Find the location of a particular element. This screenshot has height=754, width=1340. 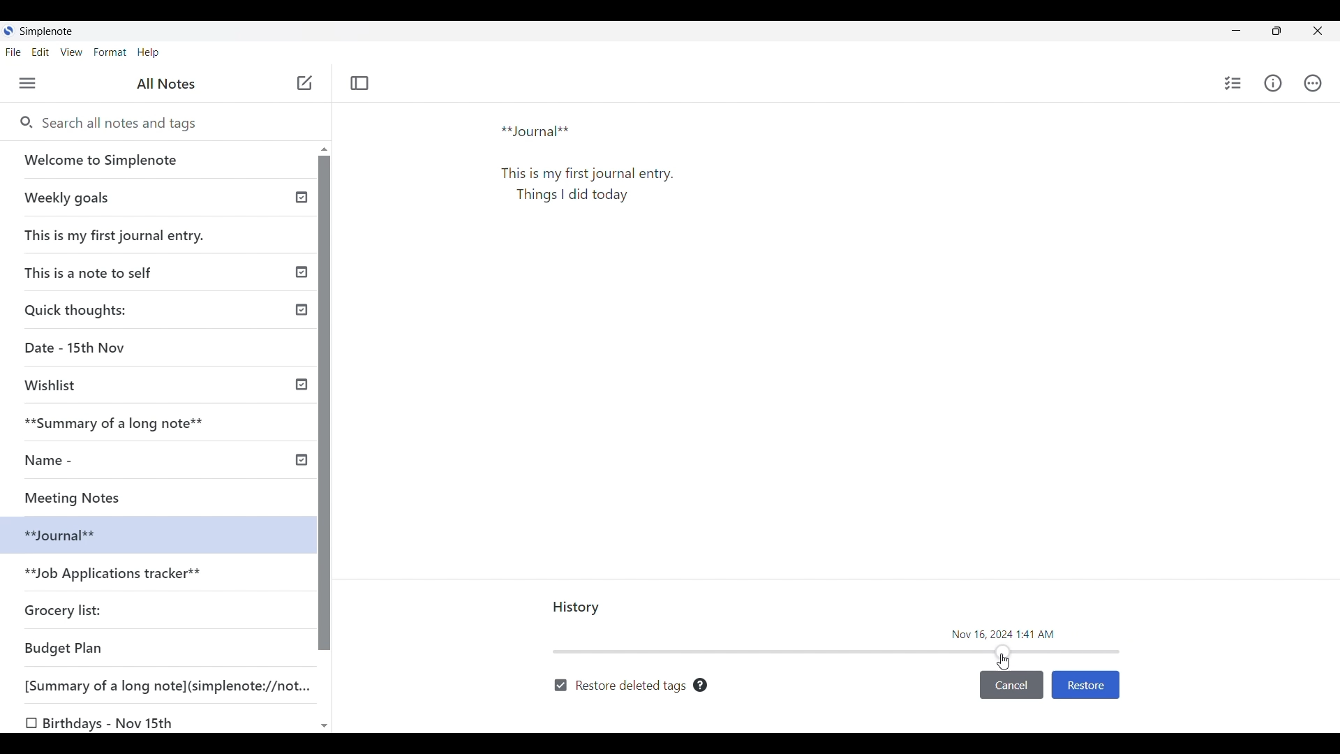

Meeting Notes is located at coordinates (89, 496).